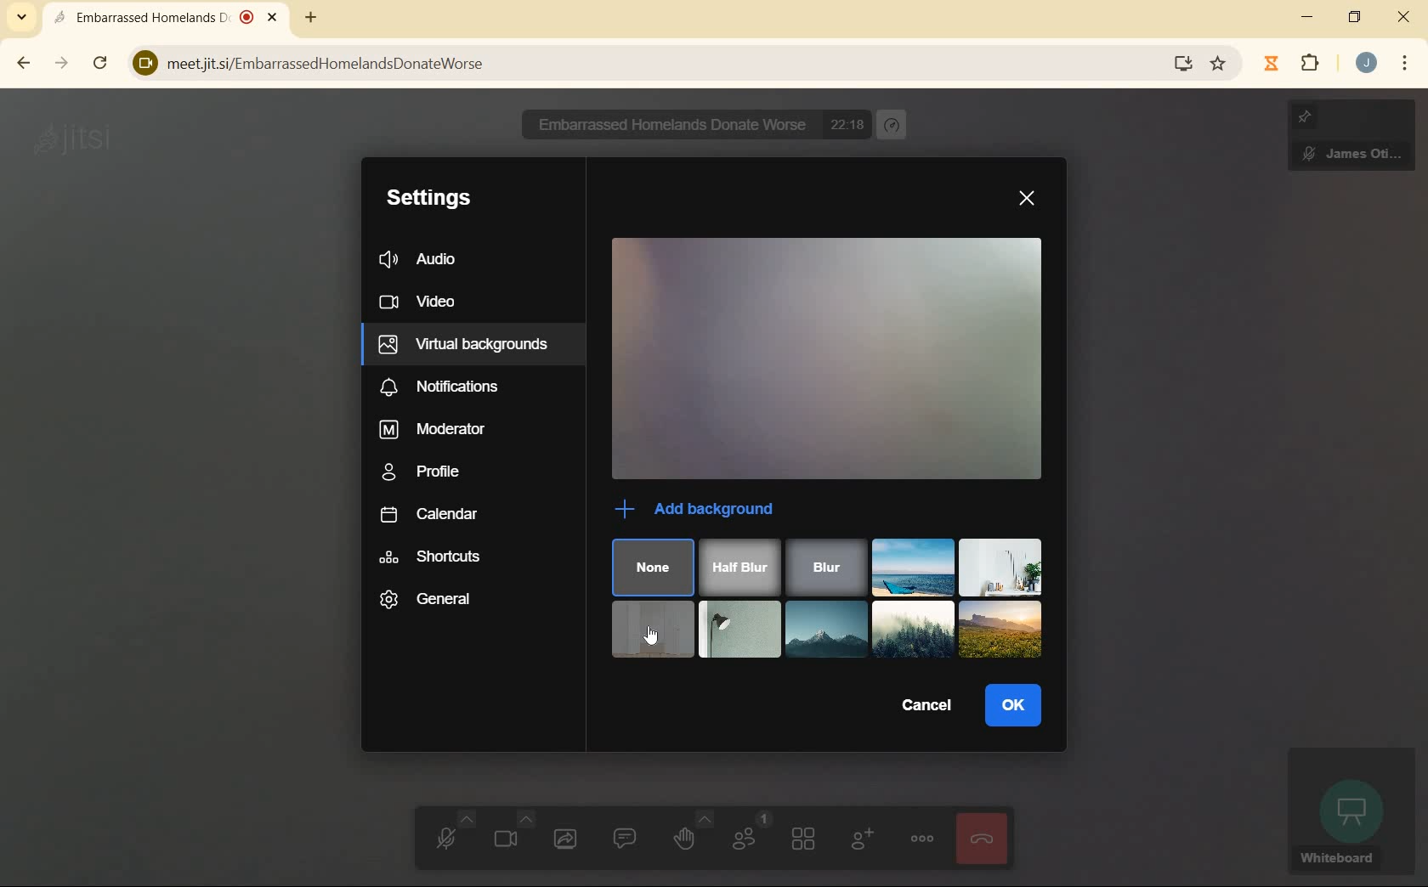 The image size is (1428, 887). I want to click on white empty room, so click(653, 630).